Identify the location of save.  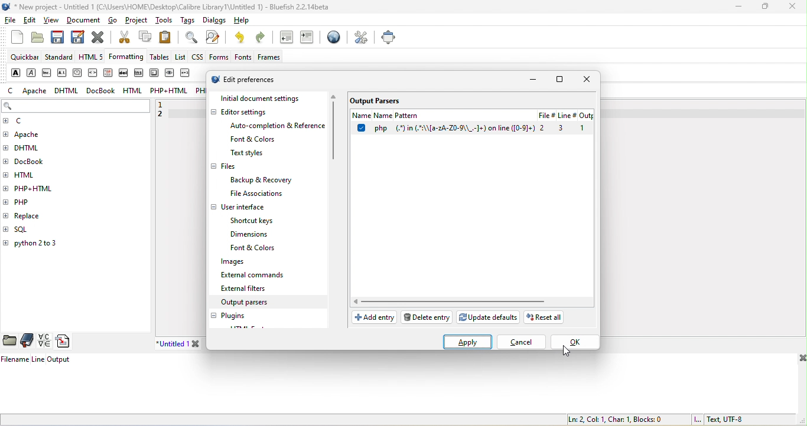
(56, 37).